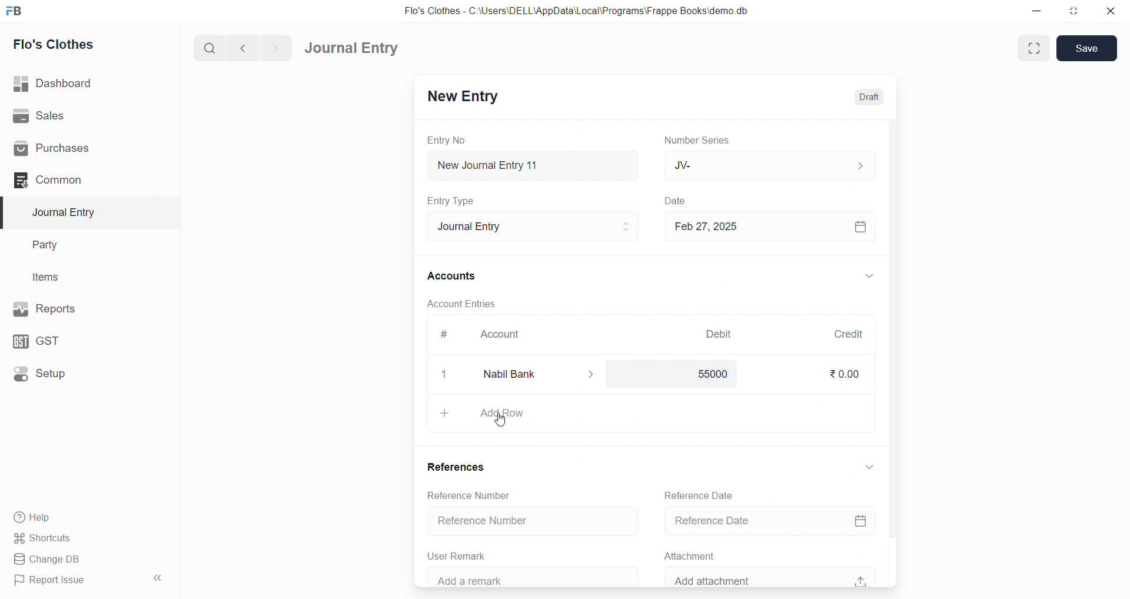  What do you see at coordinates (60, 44) in the screenshot?
I see `Flo's Clothes` at bounding box center [60, 44].